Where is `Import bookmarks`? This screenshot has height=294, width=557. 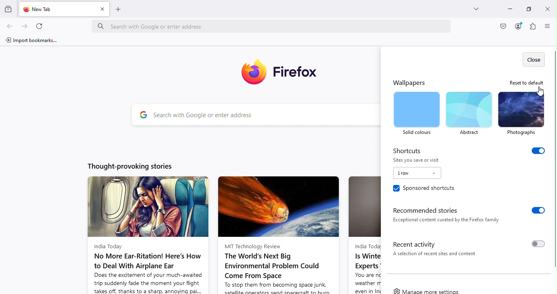 Import bookmarks is located at coordinates (34, 41).